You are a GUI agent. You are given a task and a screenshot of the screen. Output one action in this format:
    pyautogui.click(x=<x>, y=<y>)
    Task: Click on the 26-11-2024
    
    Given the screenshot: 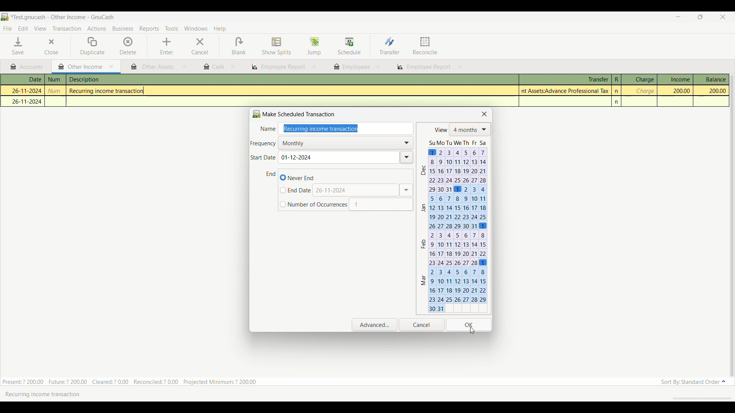 What is the action you would take?
    pyautogui.click(x=23, y=90)
    